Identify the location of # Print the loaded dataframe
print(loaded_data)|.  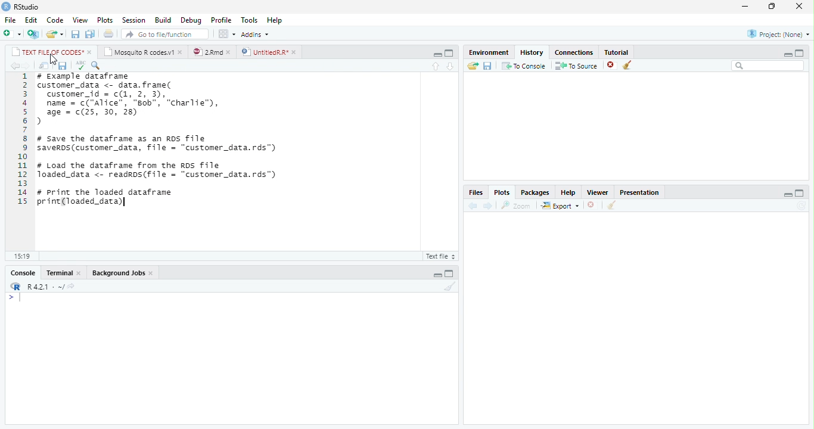
(113, 199).